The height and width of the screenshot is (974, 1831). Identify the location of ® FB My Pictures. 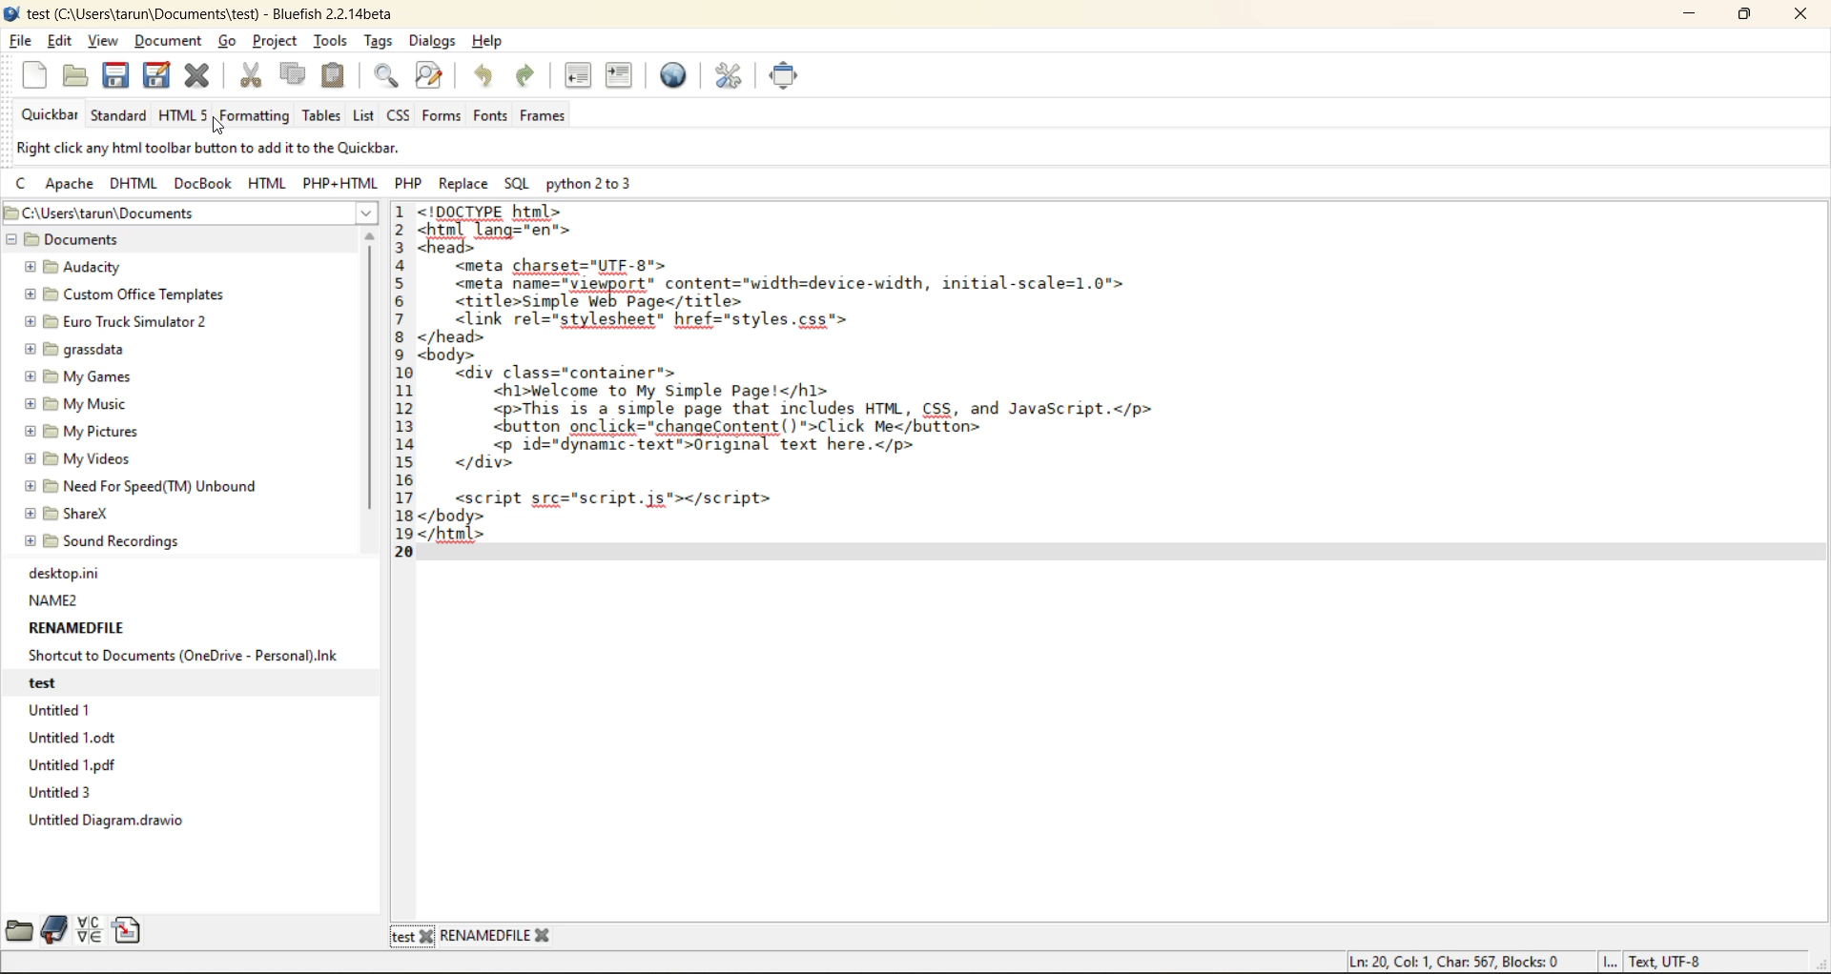
(82, 432).